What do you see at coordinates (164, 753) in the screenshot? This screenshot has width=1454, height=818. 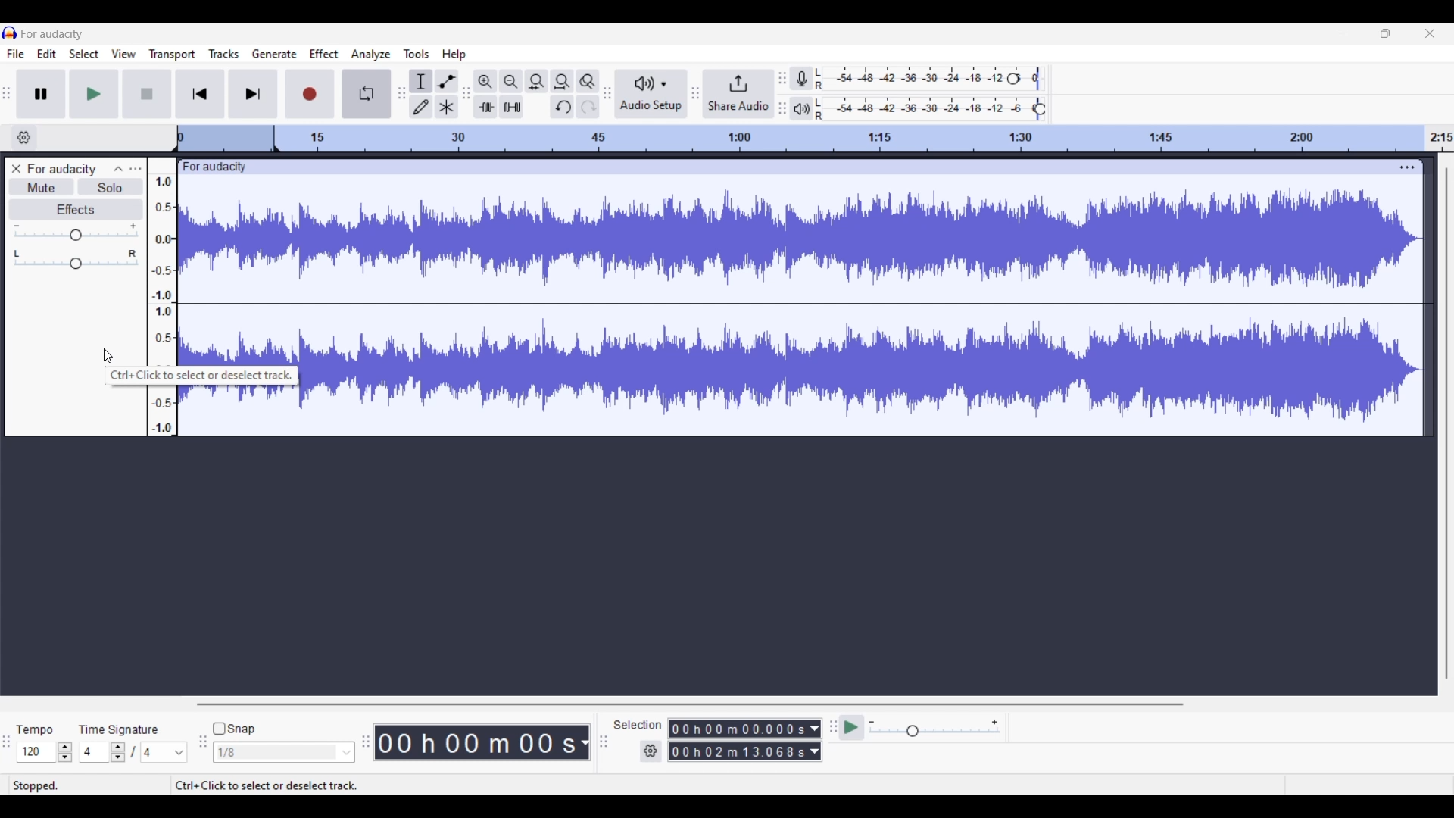 I see `Max. time signature options` at bounding box center [164, 753].